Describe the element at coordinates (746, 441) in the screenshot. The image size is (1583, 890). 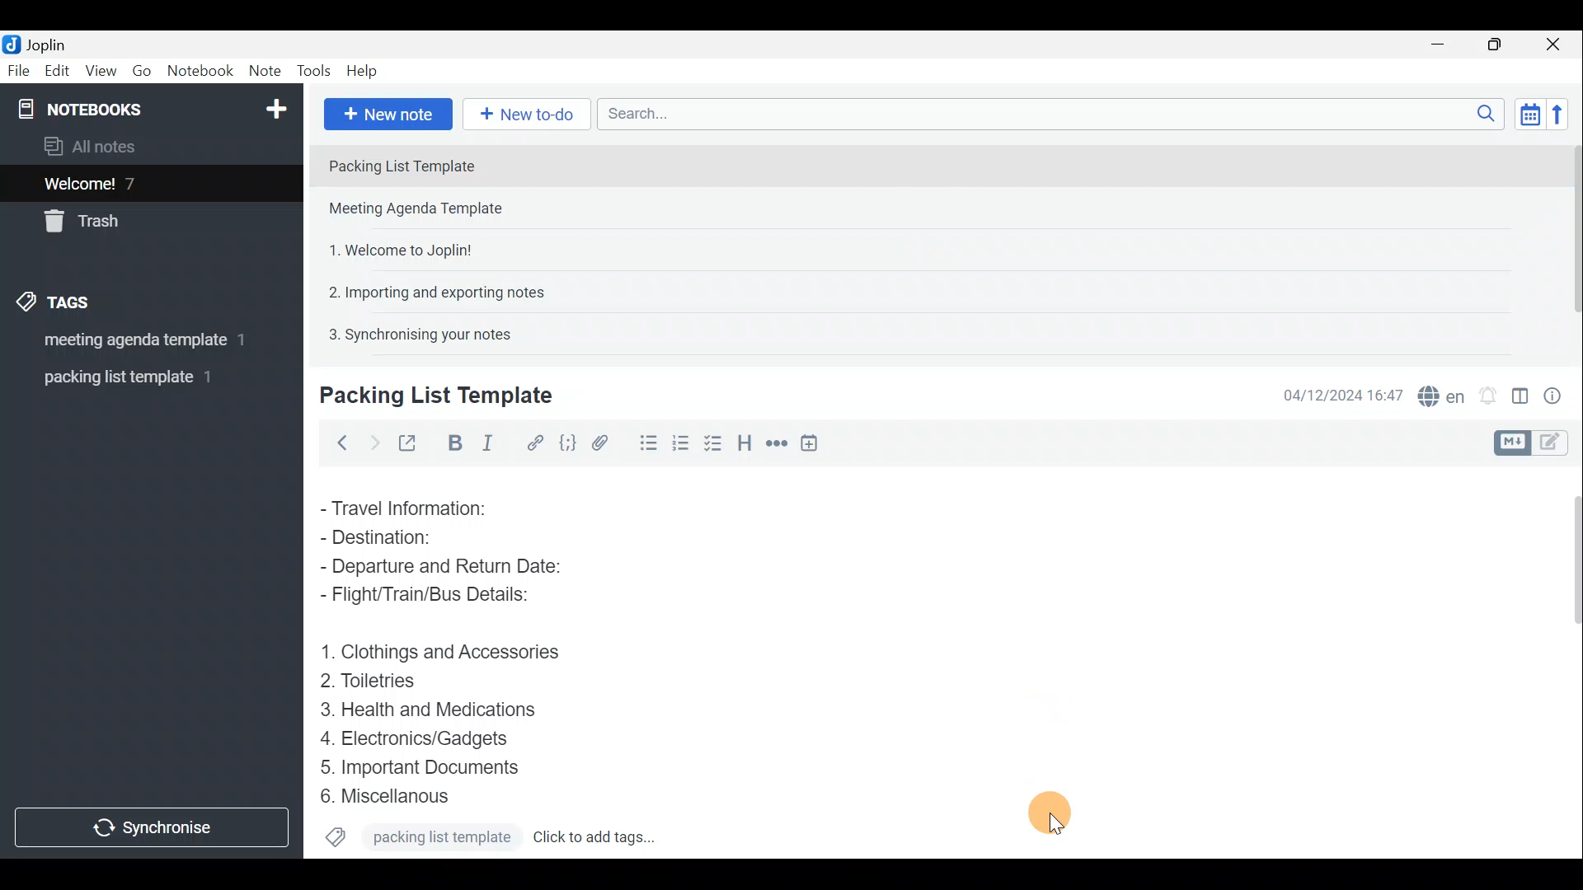
I see `Heading` at that location.